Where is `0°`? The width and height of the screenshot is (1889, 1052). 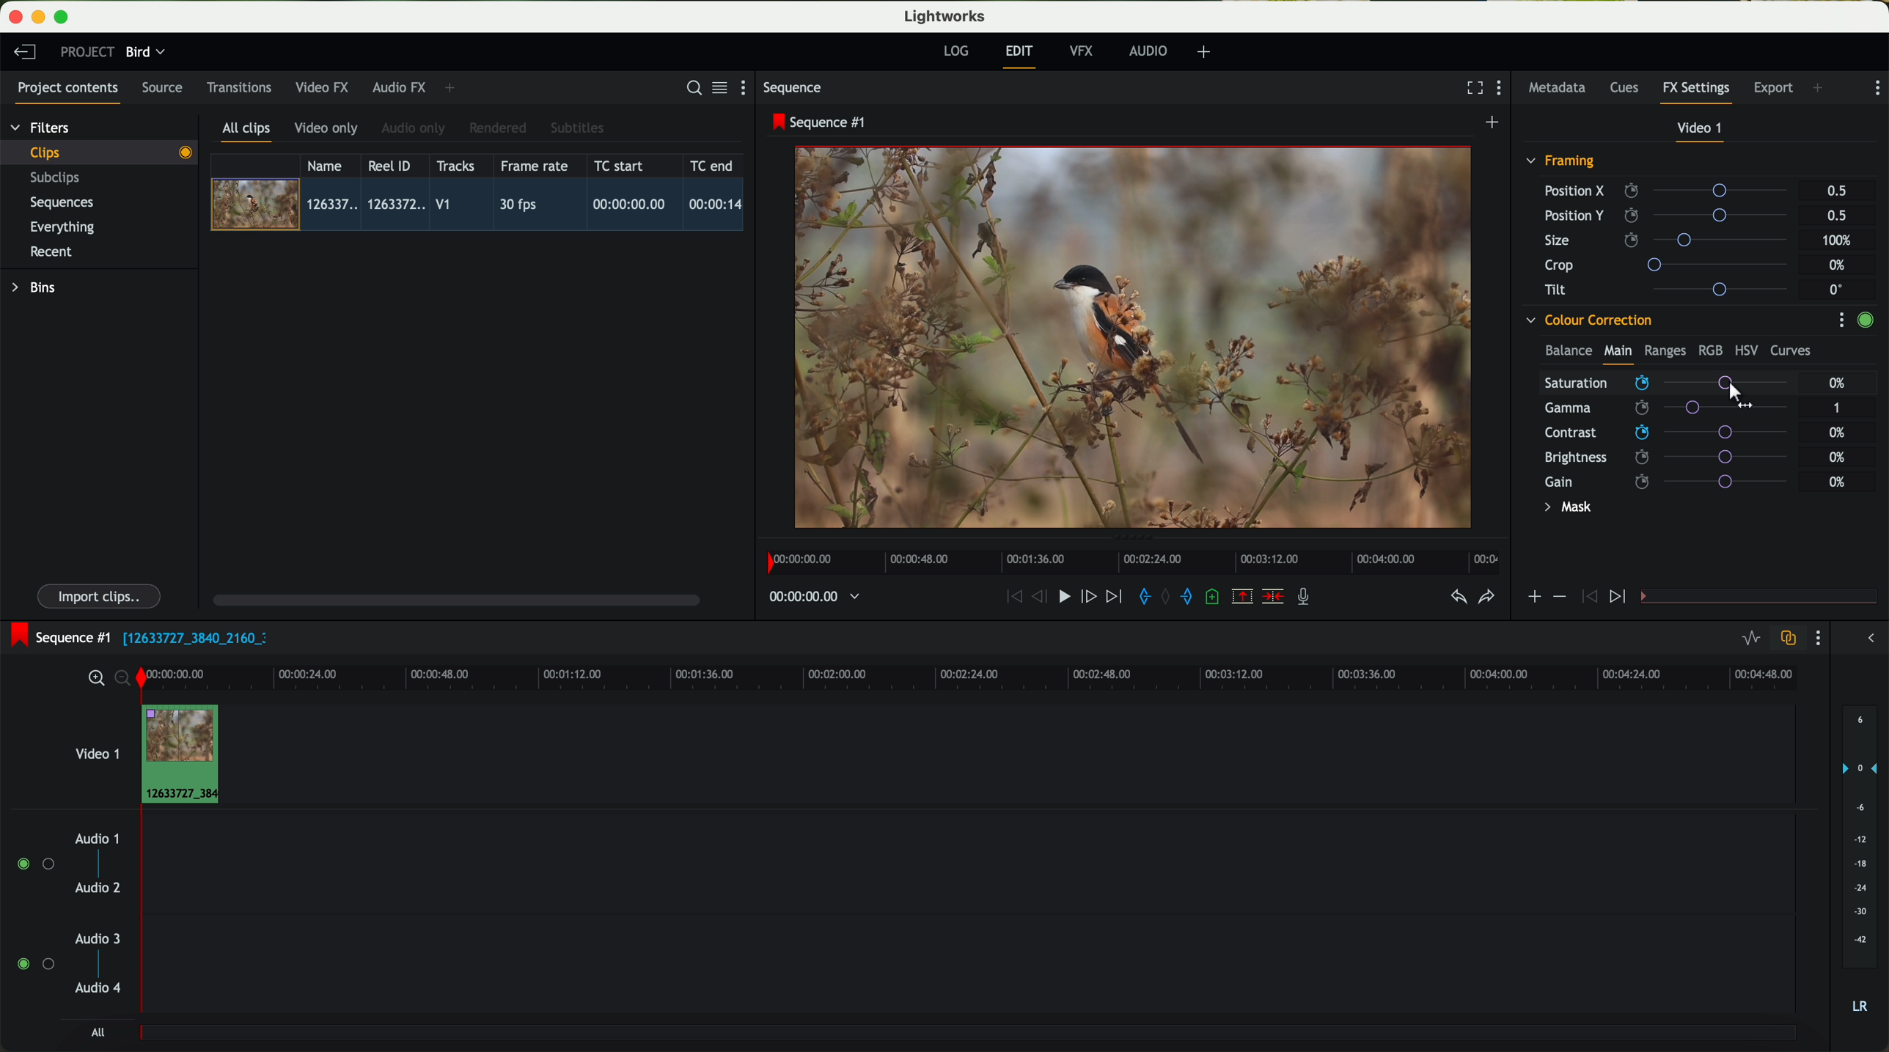 0° is located at coordinates (1837, 289).